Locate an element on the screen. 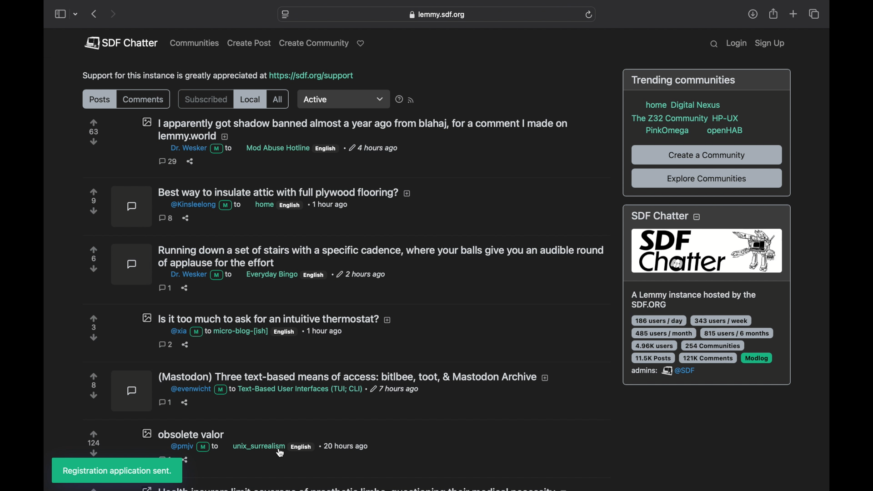  posts is located at coordinates (99, 100).